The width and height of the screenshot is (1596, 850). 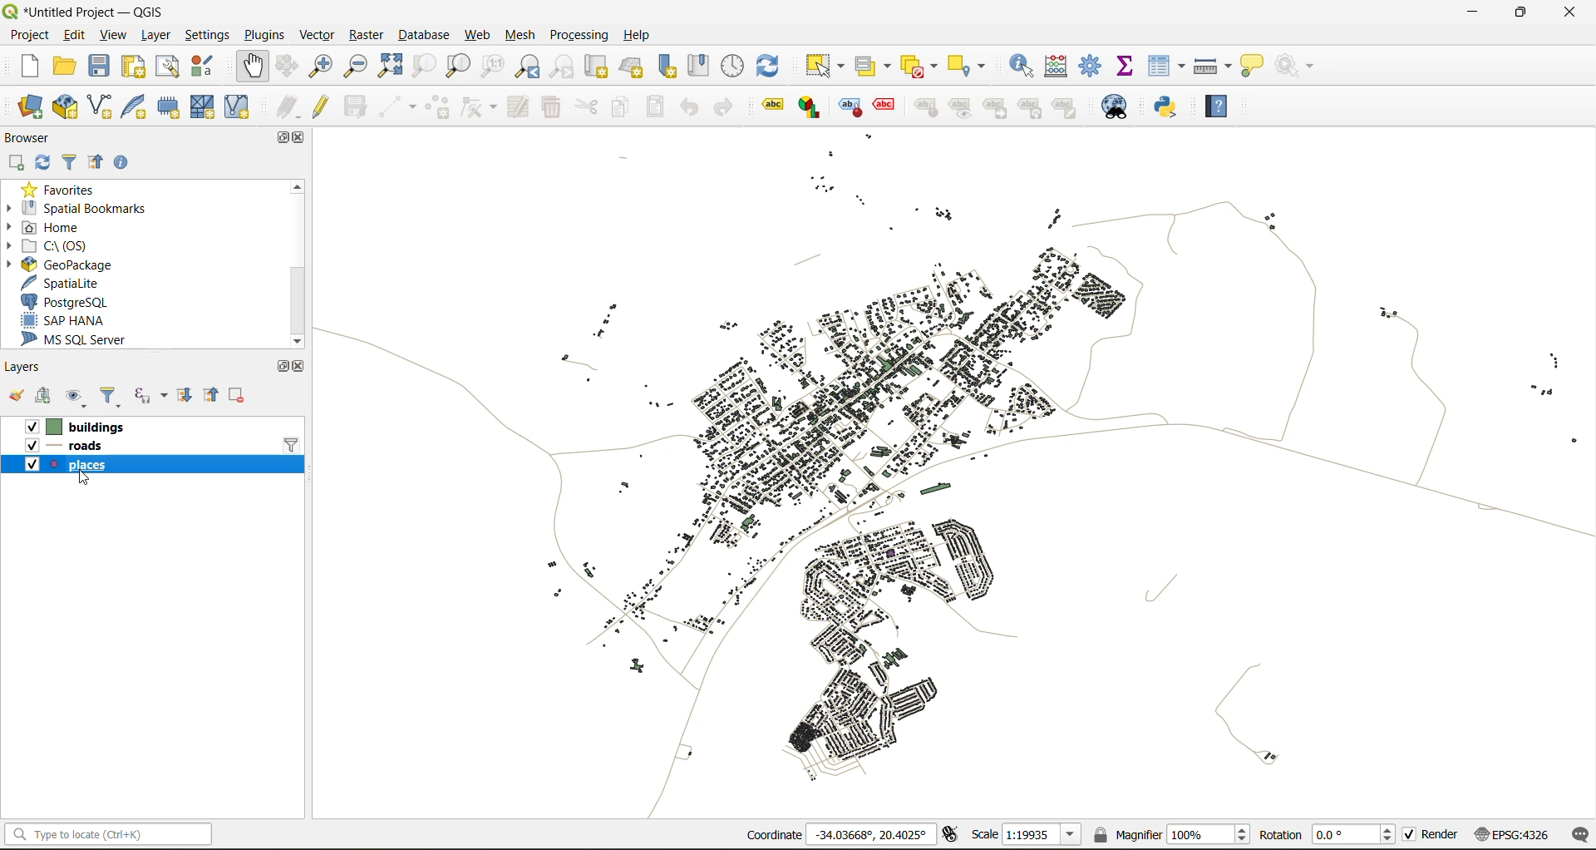 What do you see at coordinates (280, 138) in the screenshot?
I see `maximize` at bounding box center [280, 138].